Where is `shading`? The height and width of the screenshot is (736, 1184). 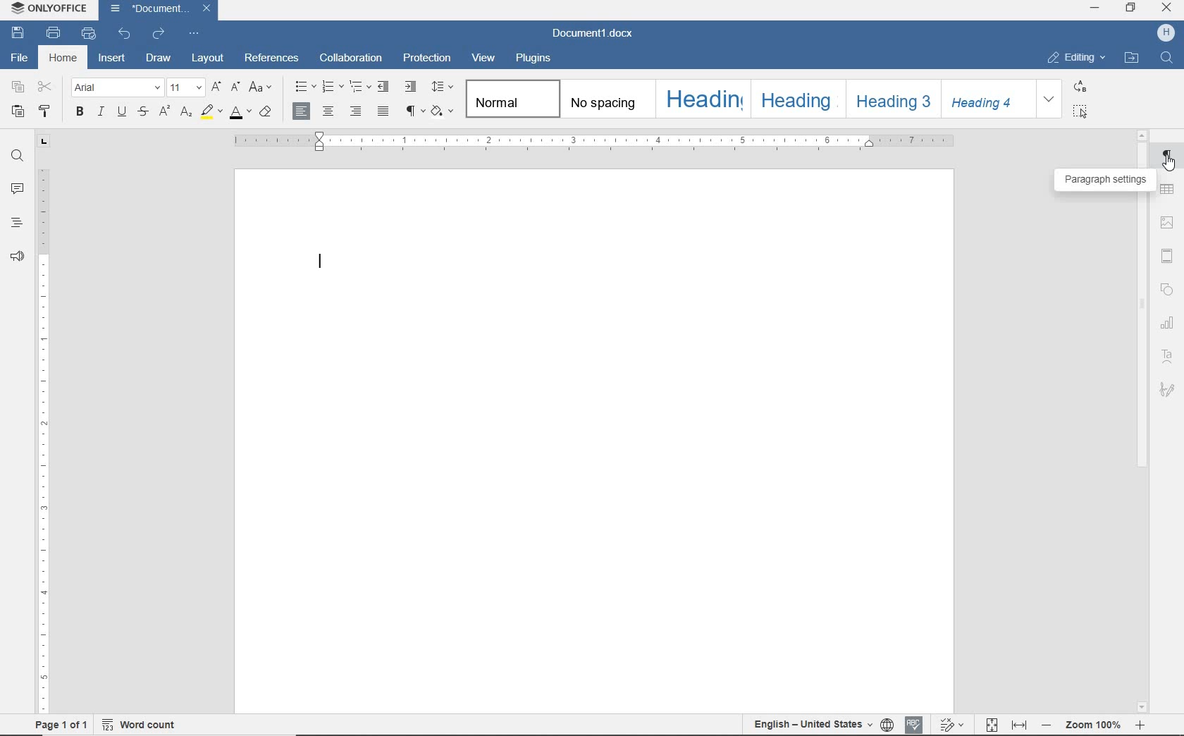 shading is located at coordinates (445, 112).